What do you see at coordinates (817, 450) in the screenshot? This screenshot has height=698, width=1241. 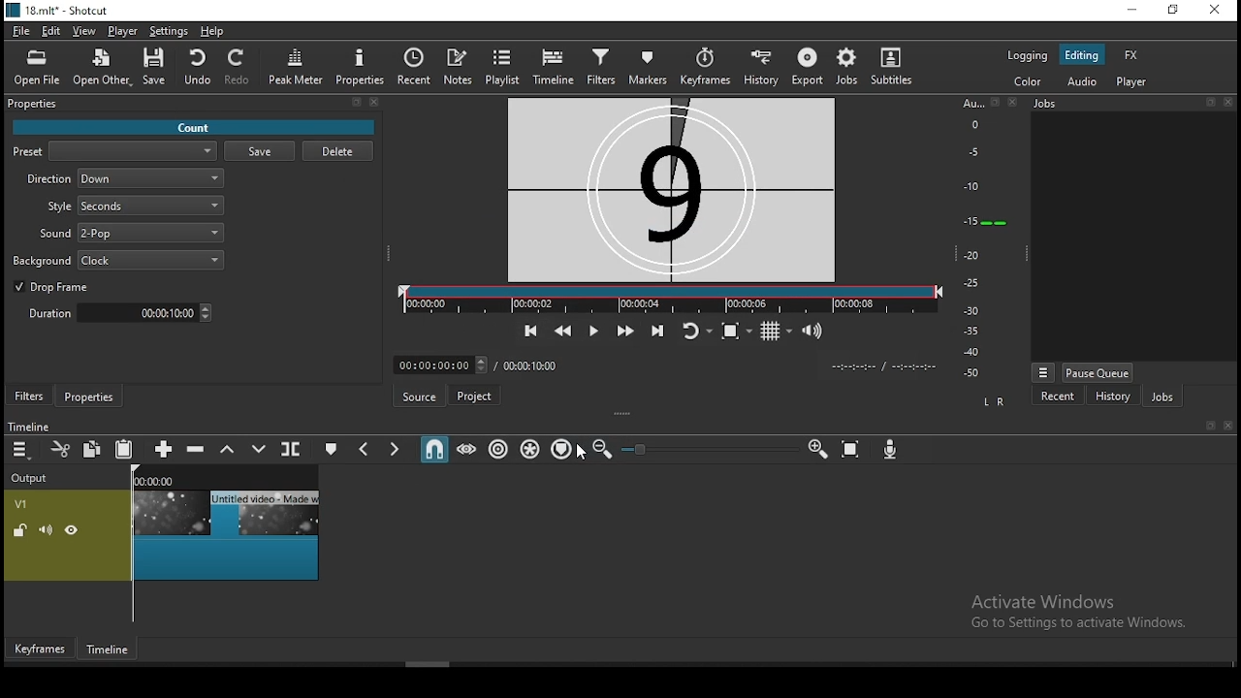 I see `zoom timeline in` at bounding box center [817, 450].